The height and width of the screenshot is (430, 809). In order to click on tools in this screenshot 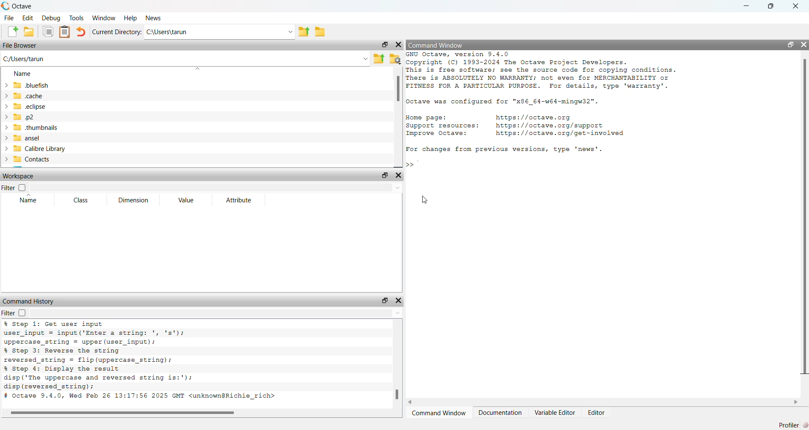, I will do `click(78, 18)`.